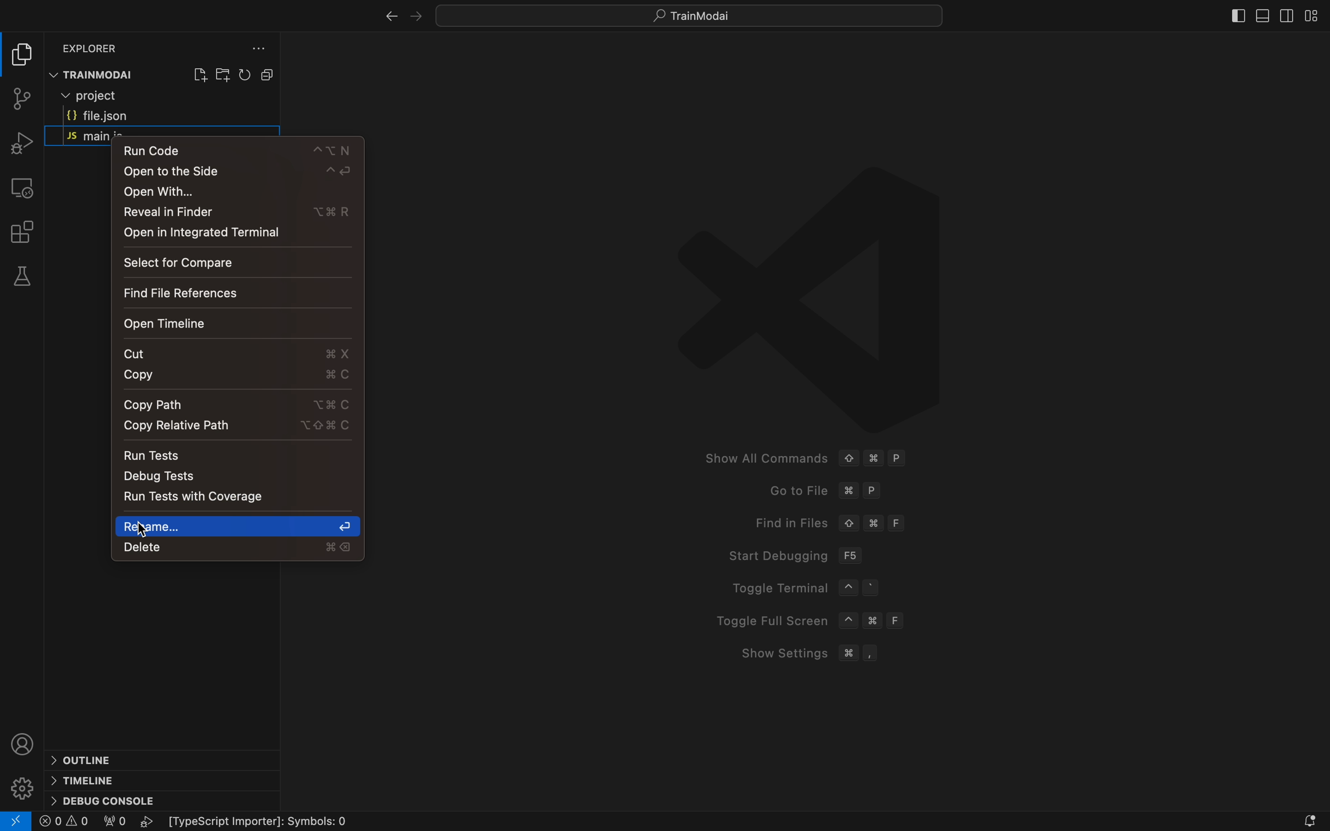 This screenshot has height=831, width=1330. Describe the element at coordinates (274, 821) in the screenshot. I see `Typescript` at that location.